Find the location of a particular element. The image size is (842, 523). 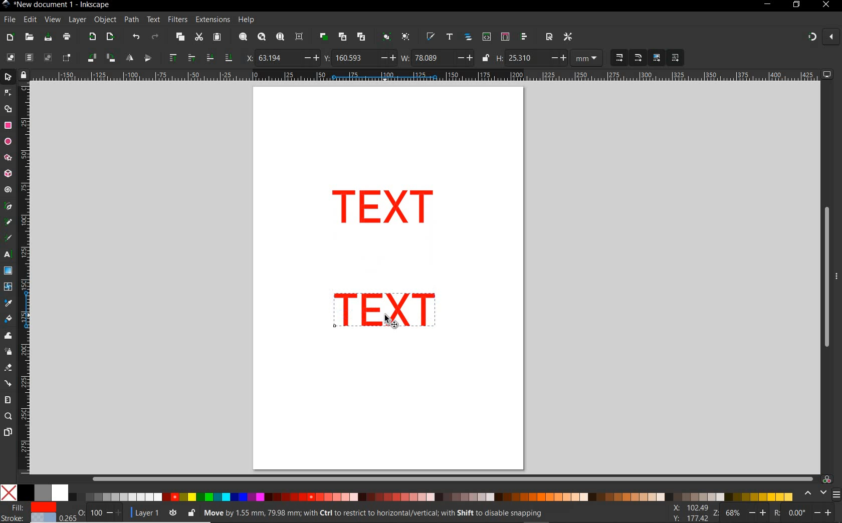

copy is located at coordinates (179, 38).